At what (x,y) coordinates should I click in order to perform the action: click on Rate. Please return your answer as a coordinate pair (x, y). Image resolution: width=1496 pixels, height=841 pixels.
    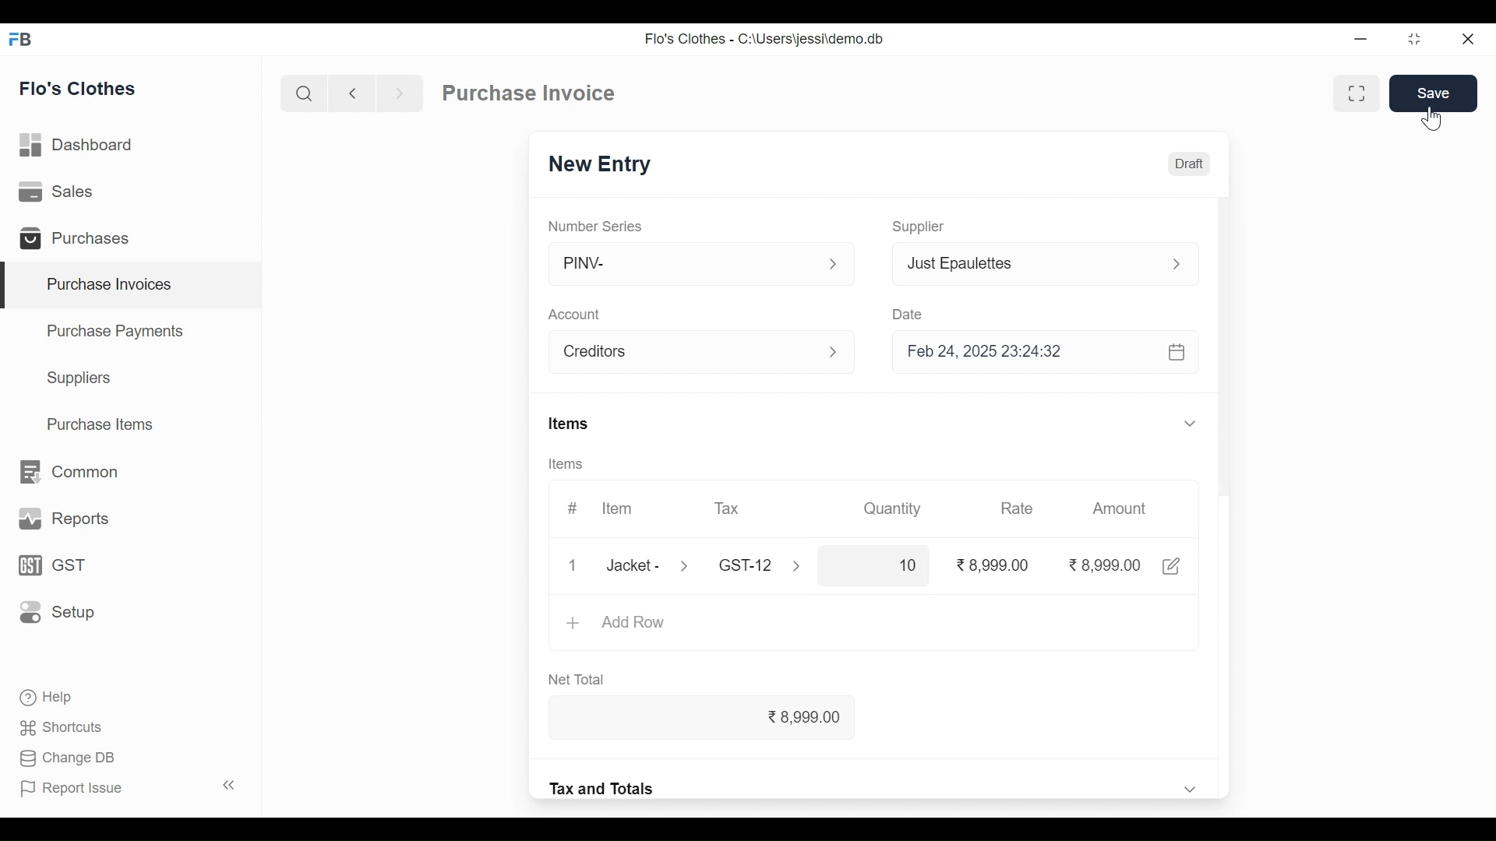
    Looking at the image, I should click on (1015, 508).